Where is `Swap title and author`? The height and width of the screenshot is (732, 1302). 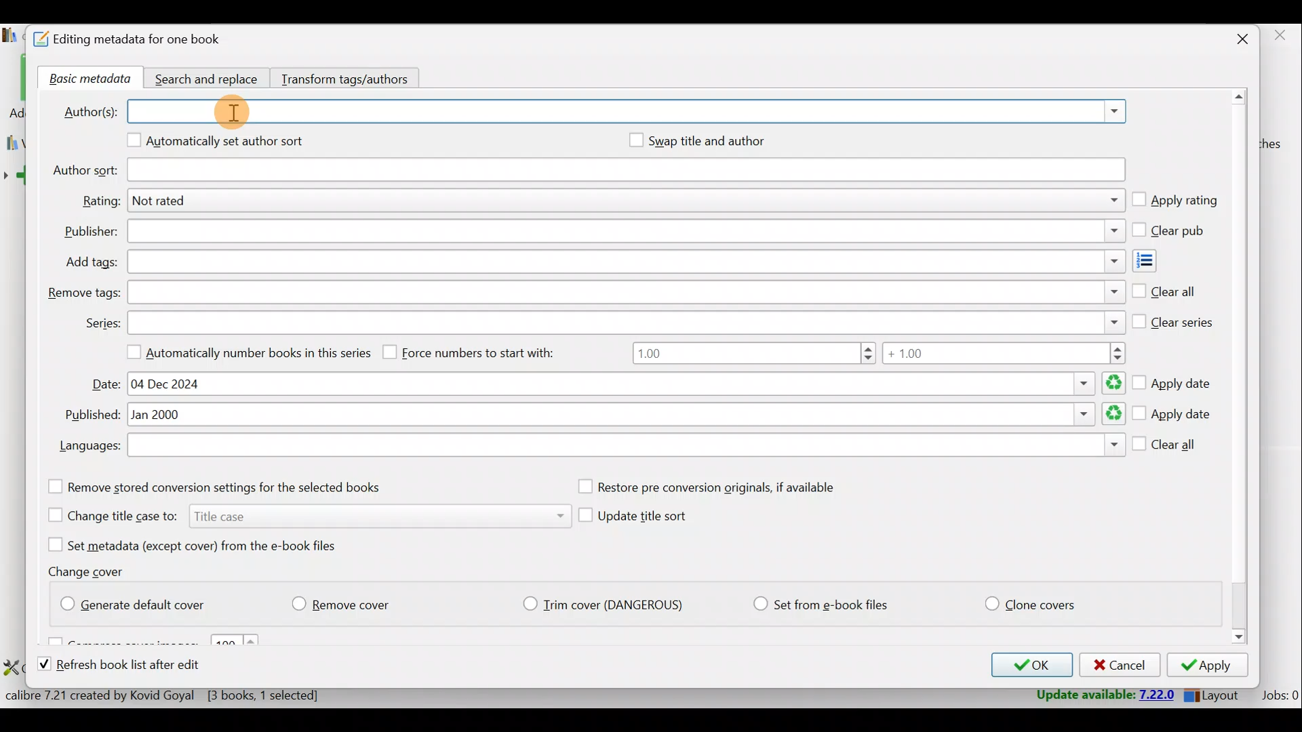
Swap title and author is located at coordinates (722, 140).